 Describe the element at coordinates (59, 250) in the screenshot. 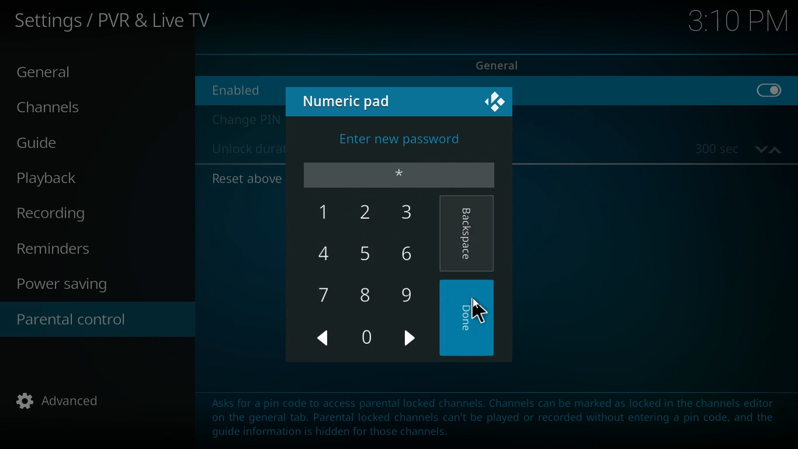

I see `reminders` at that location.